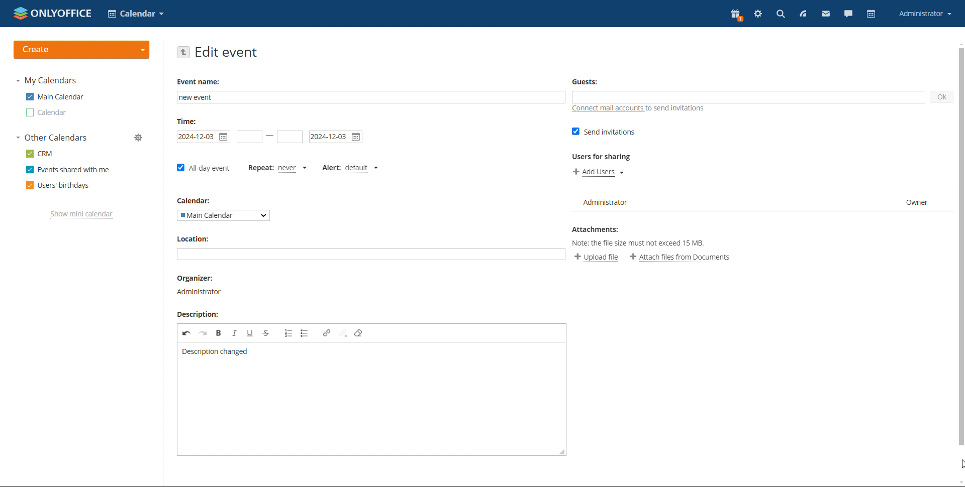  What do you see at coordinates (367, 404) in the screenshot?
I see `space to edit description` at bounding box center [367, 404].